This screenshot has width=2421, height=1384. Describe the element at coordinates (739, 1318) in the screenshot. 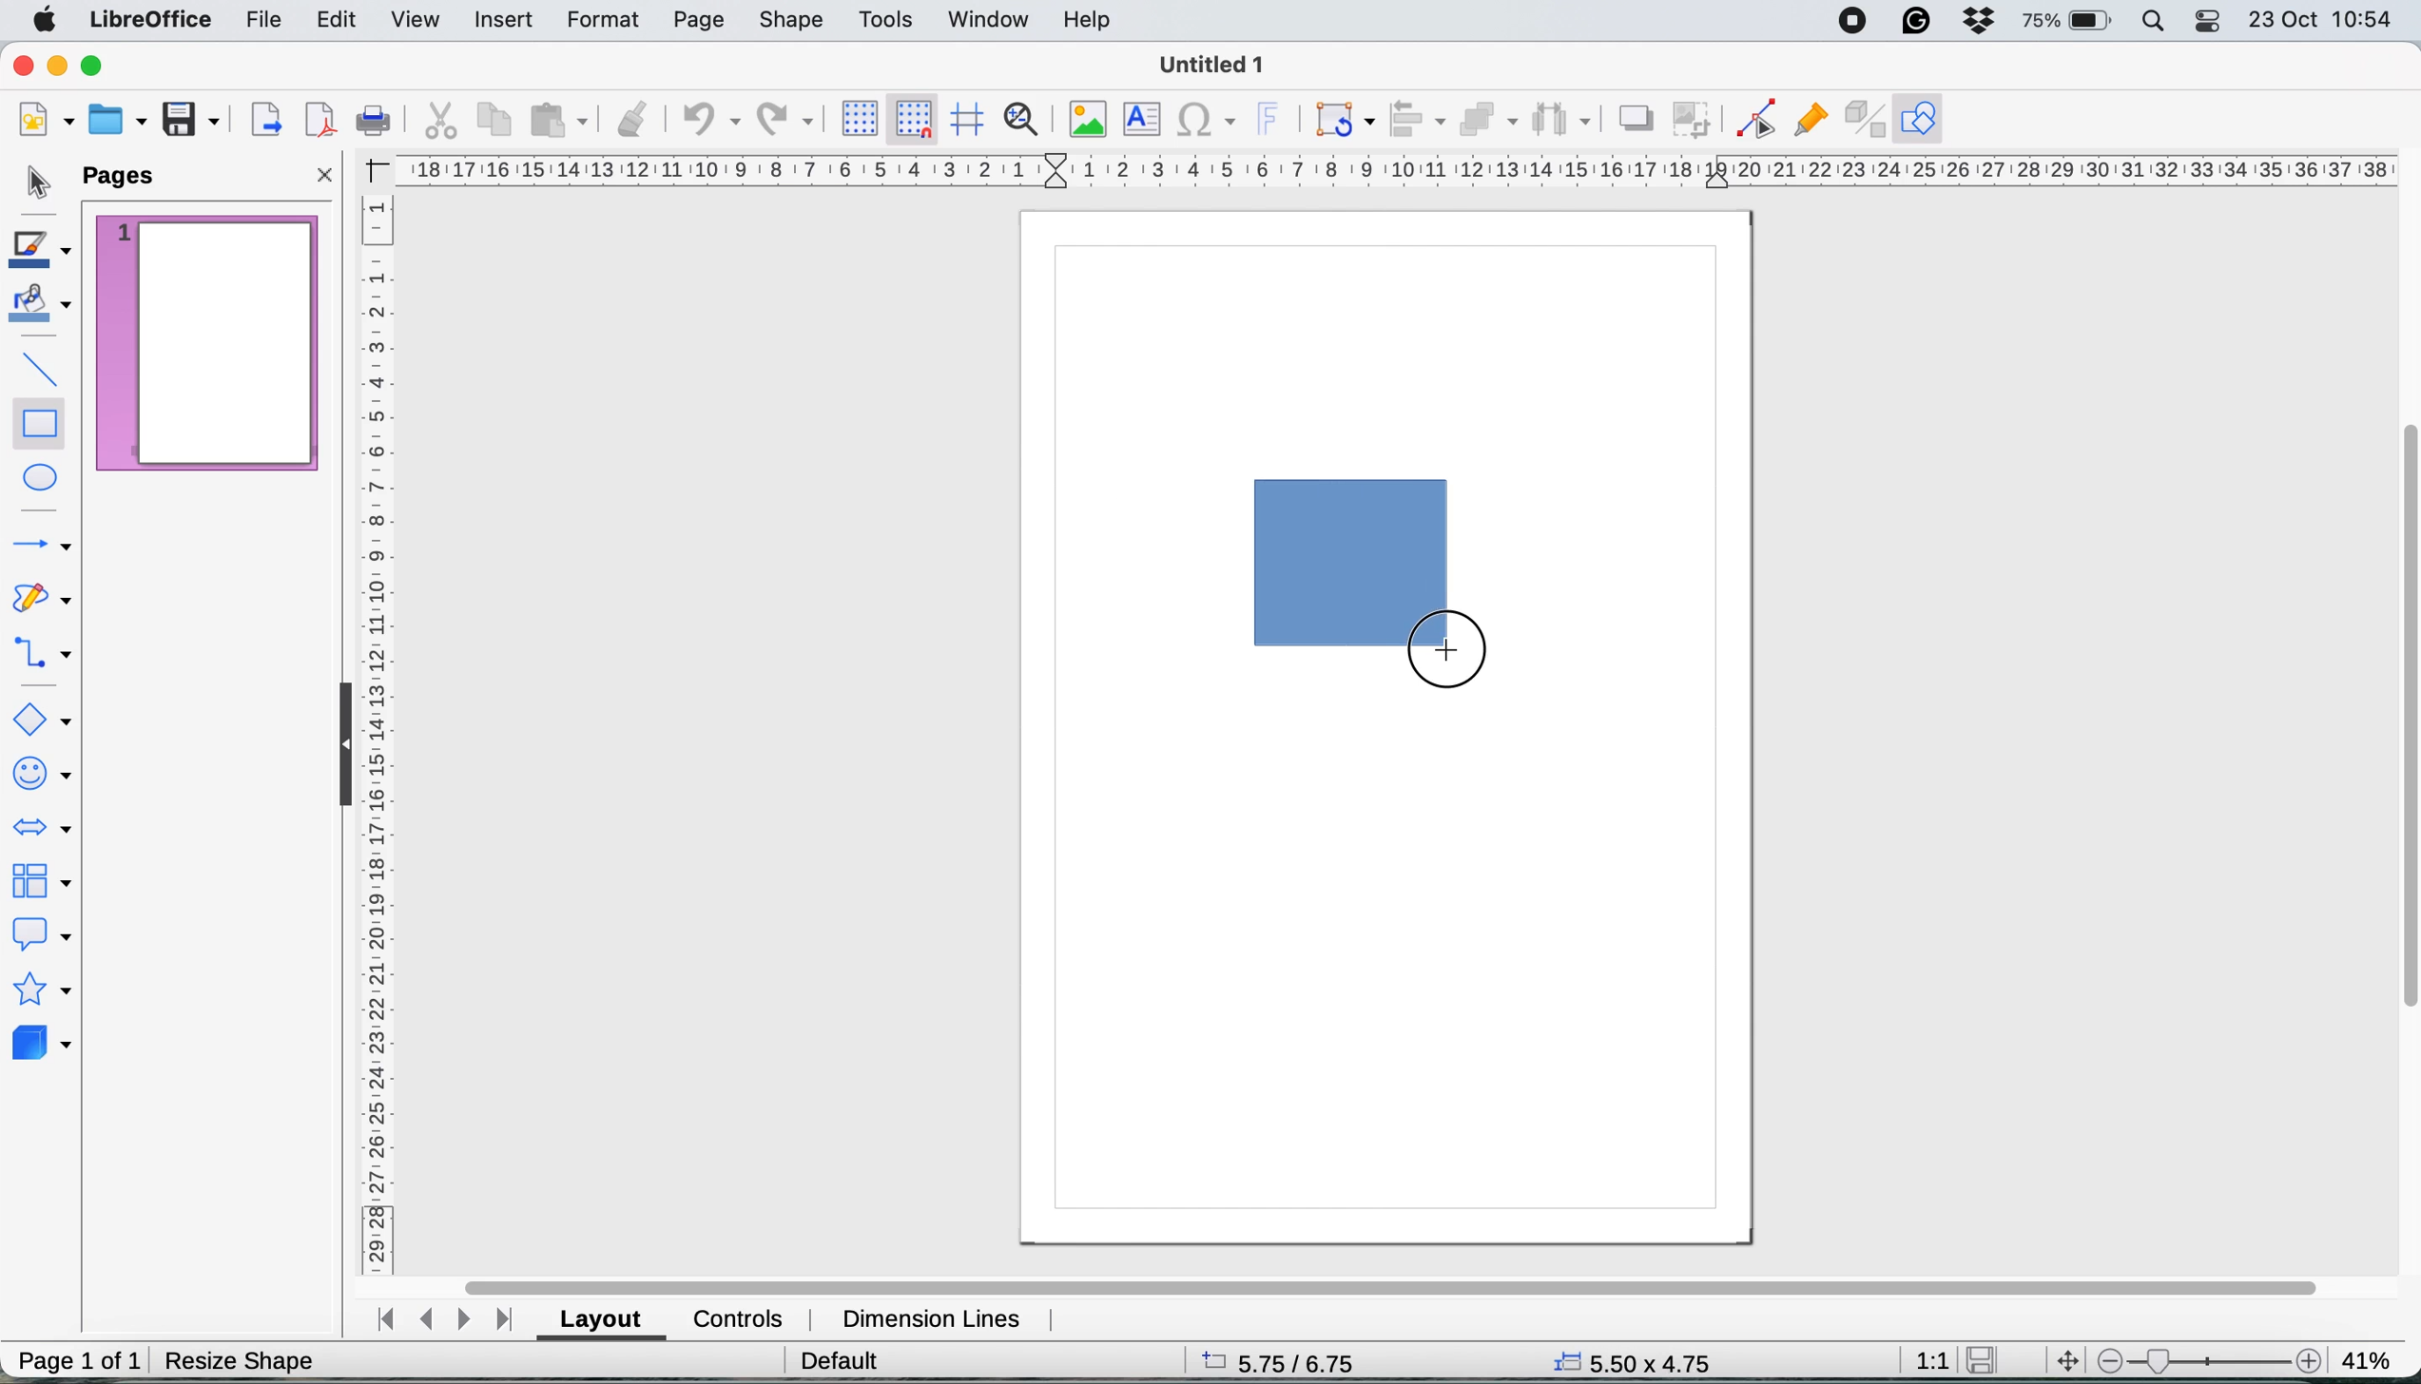

I see `controls` at that location.